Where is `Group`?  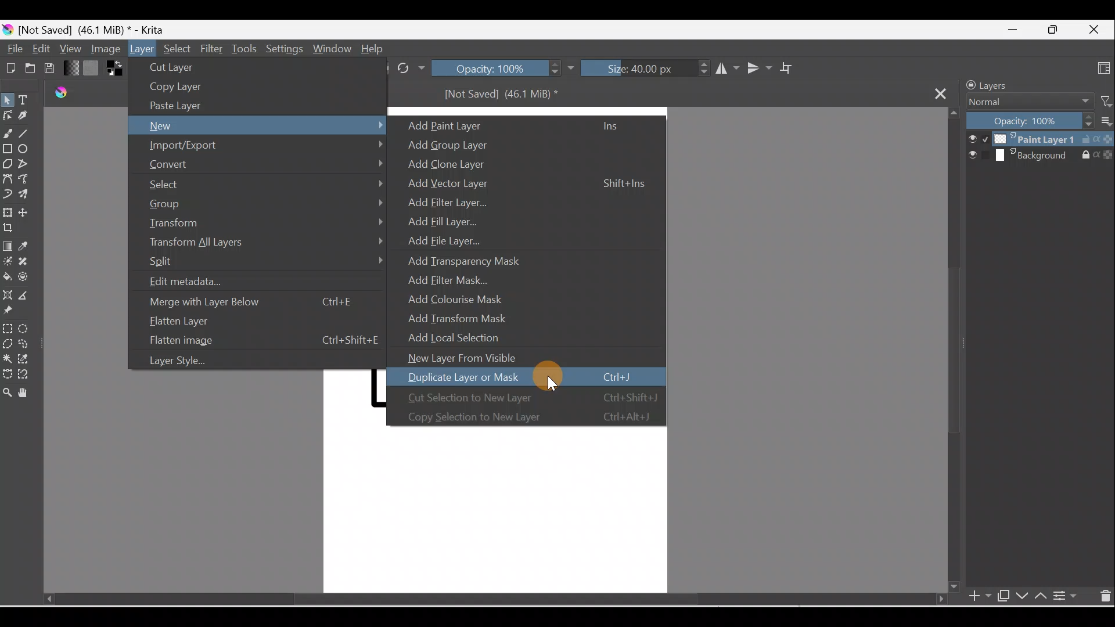 Group is located at coordinates (264, 203).